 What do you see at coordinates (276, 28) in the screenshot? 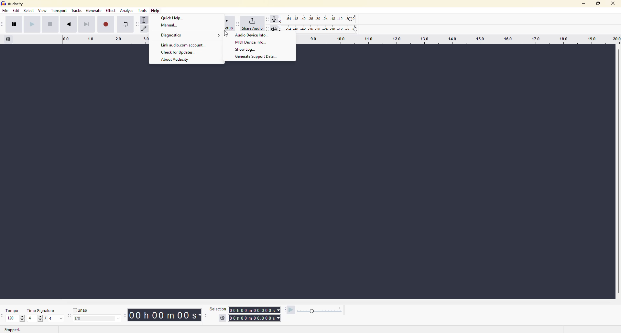
I see `playback meter` at bounding box center [276, 28].